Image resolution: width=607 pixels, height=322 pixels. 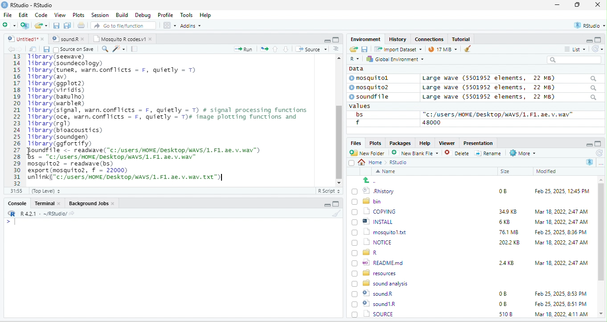 What do you see at coordinates (18, 120) in the screenshot?
I see `line number` at bounding box center [18, 120].